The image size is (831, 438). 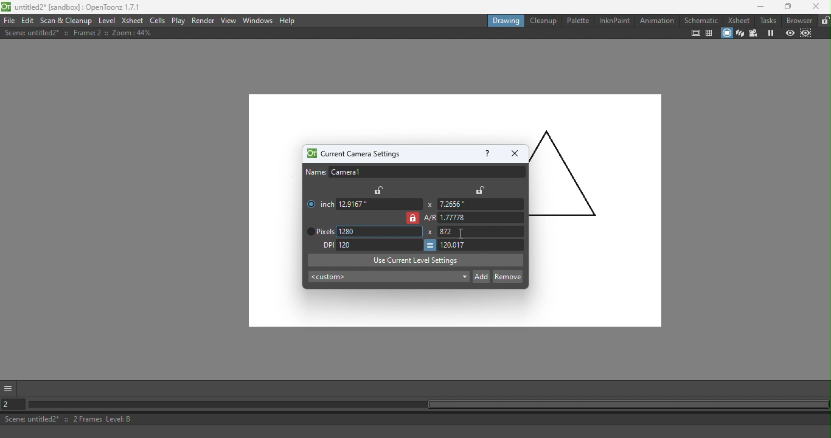 I want to click on untitled2* [sandbox] : OpenToonz 1.7.1, so click(x=73, y=7).